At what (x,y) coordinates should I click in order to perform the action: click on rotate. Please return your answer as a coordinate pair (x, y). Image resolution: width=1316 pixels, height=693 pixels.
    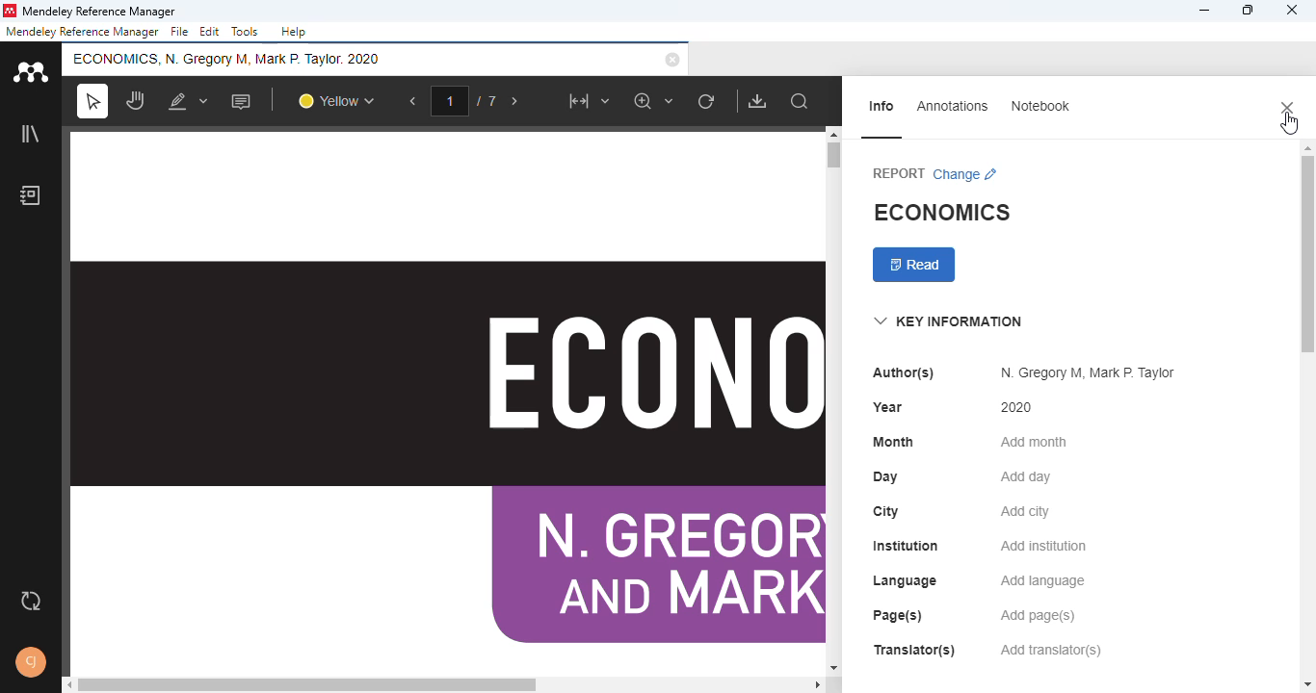
    Looking at the image, I should click on (708, 102).